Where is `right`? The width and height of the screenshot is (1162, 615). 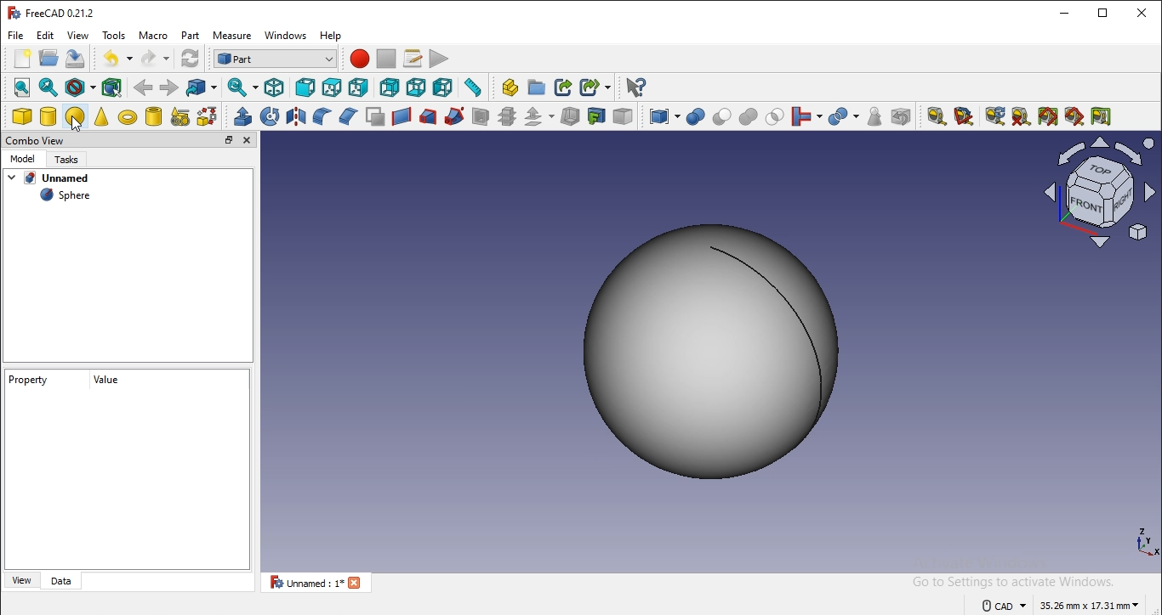
right is located at coordinates (361, 88).